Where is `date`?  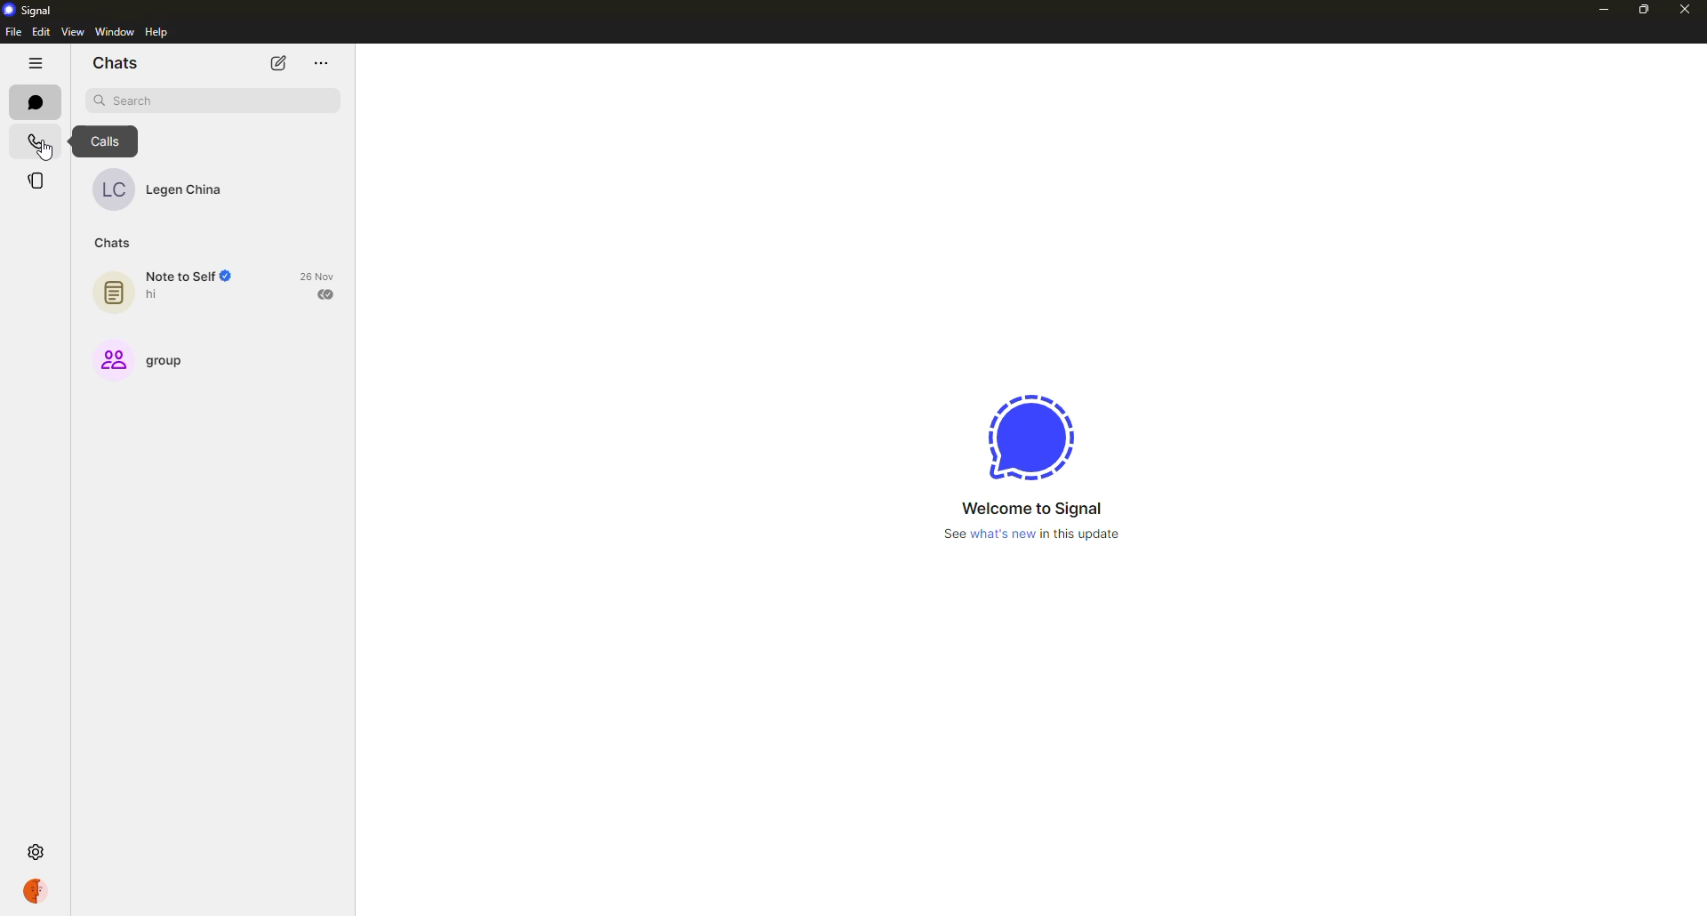 date is located at coordinates (317, 275).